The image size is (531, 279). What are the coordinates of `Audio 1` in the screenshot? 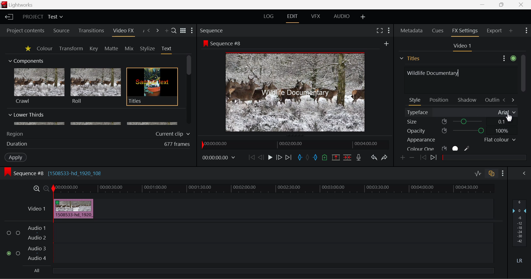 It's located at (36, 229).